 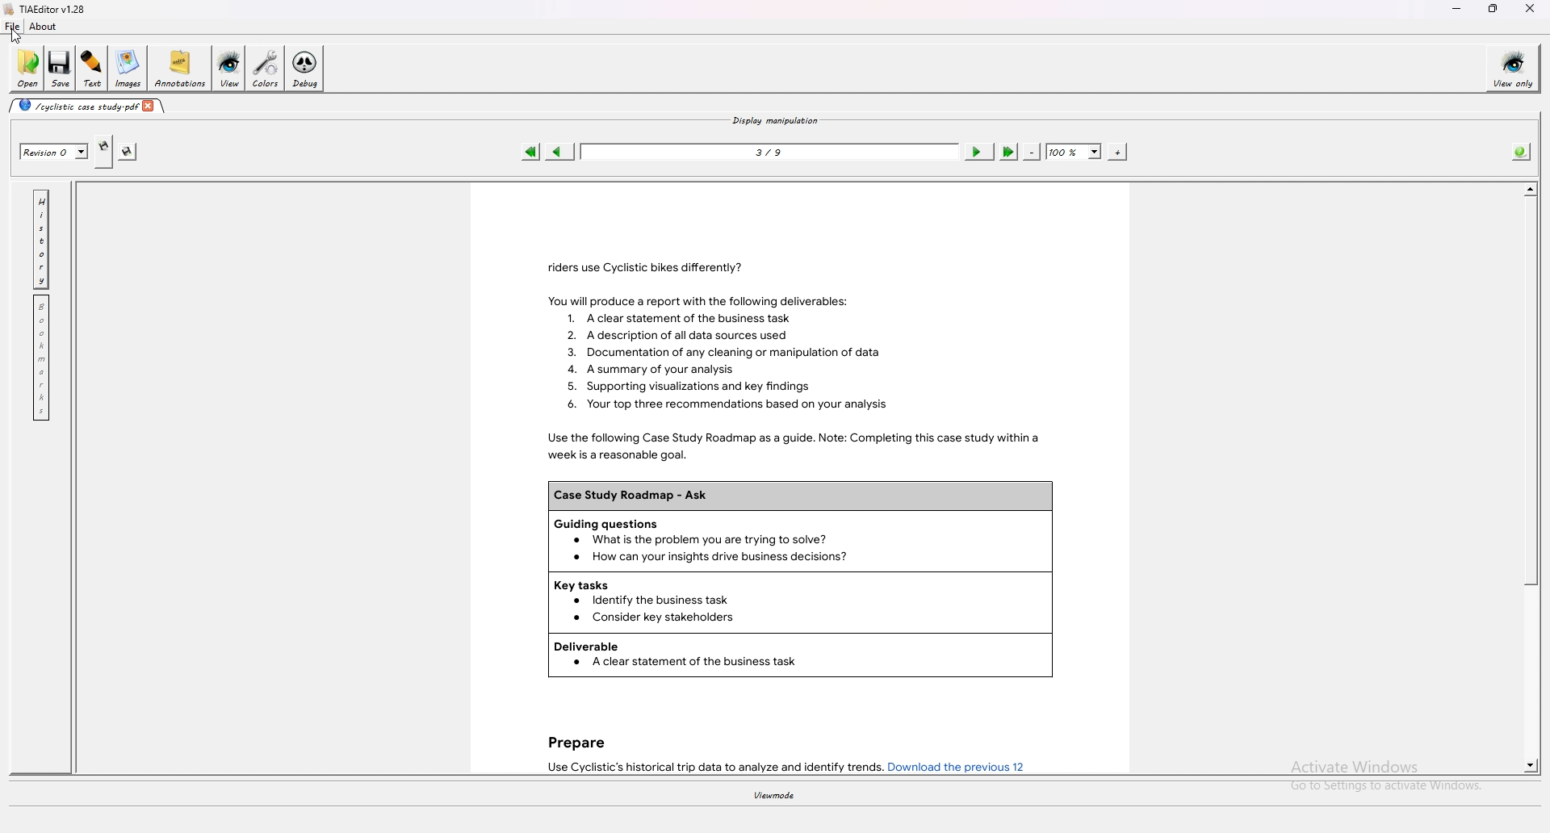 I want to click on riders use Cyclistic bikes differently?, so click(x=639, y=264).